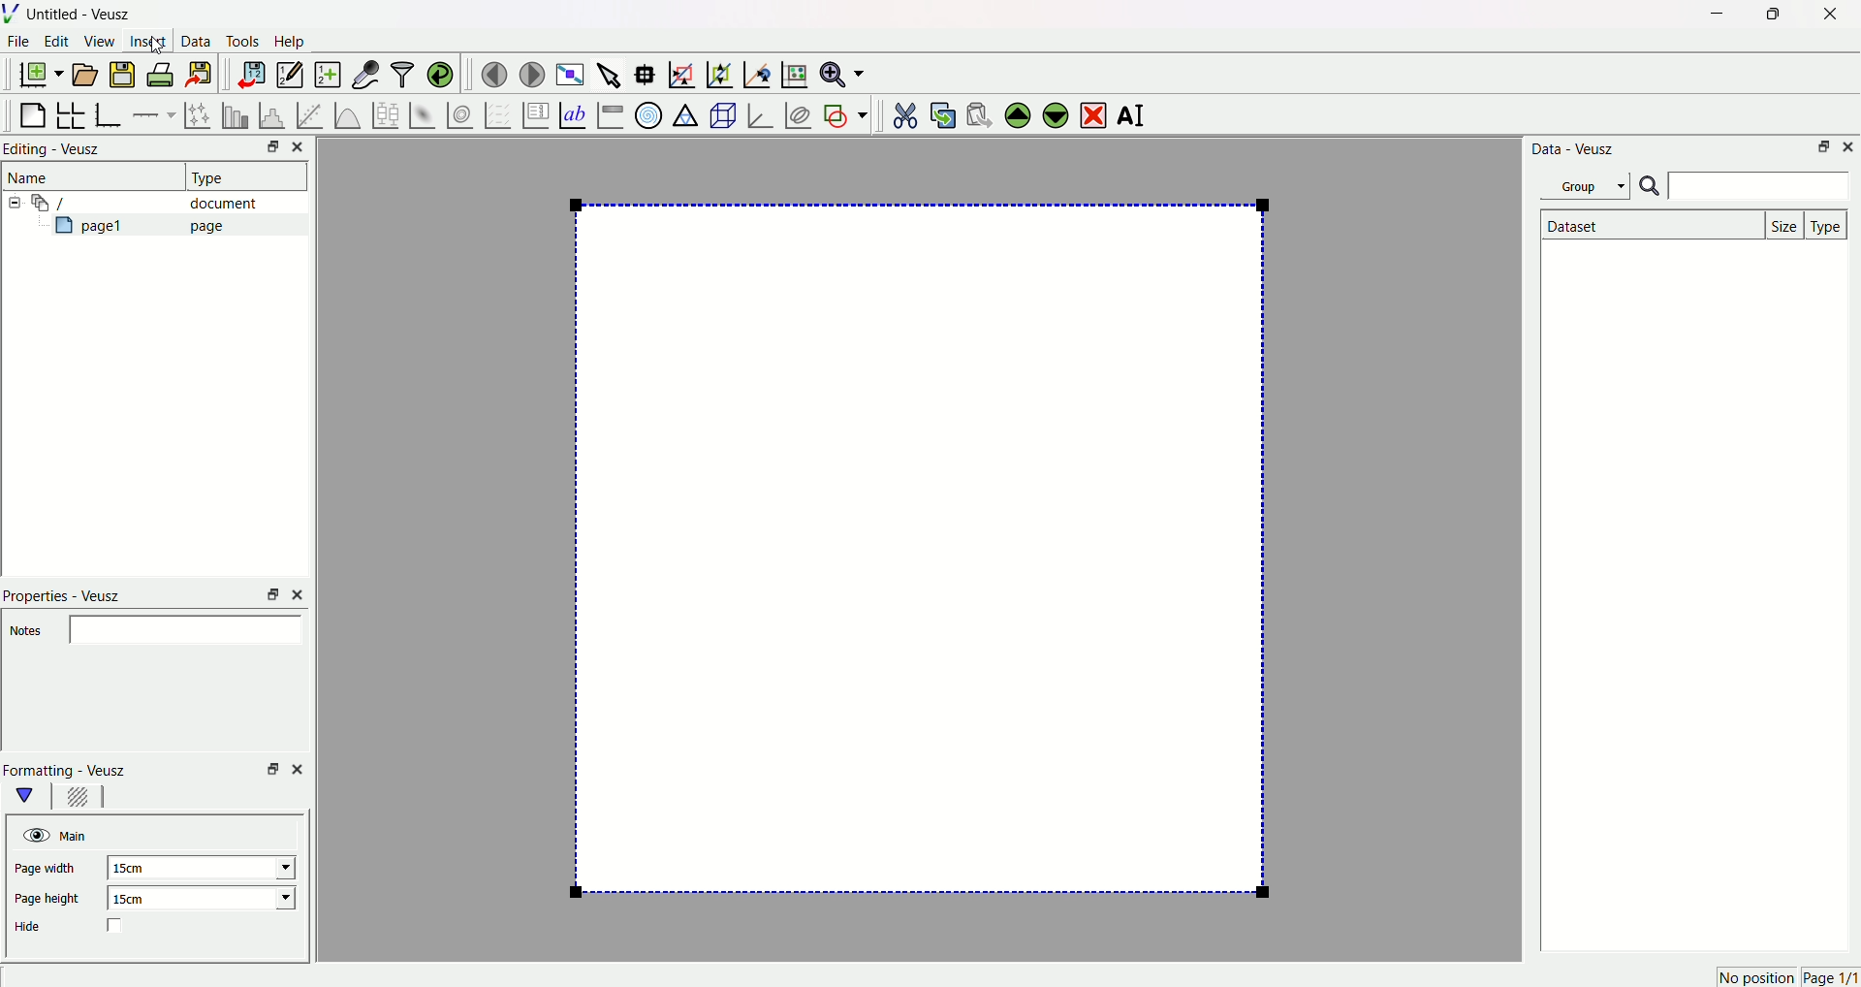  Describe the element at coordinates (844, 114) in the screenshot. I see `add a shape ` at that location.